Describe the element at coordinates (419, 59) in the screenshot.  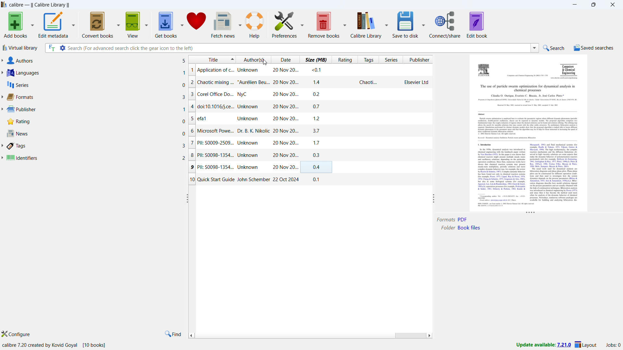
I see `sort by publisher` at that location.